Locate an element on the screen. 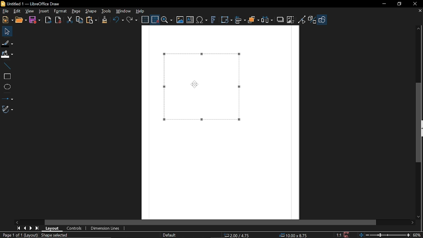  Vertical scrollbar is located at coordinates (420, 123).